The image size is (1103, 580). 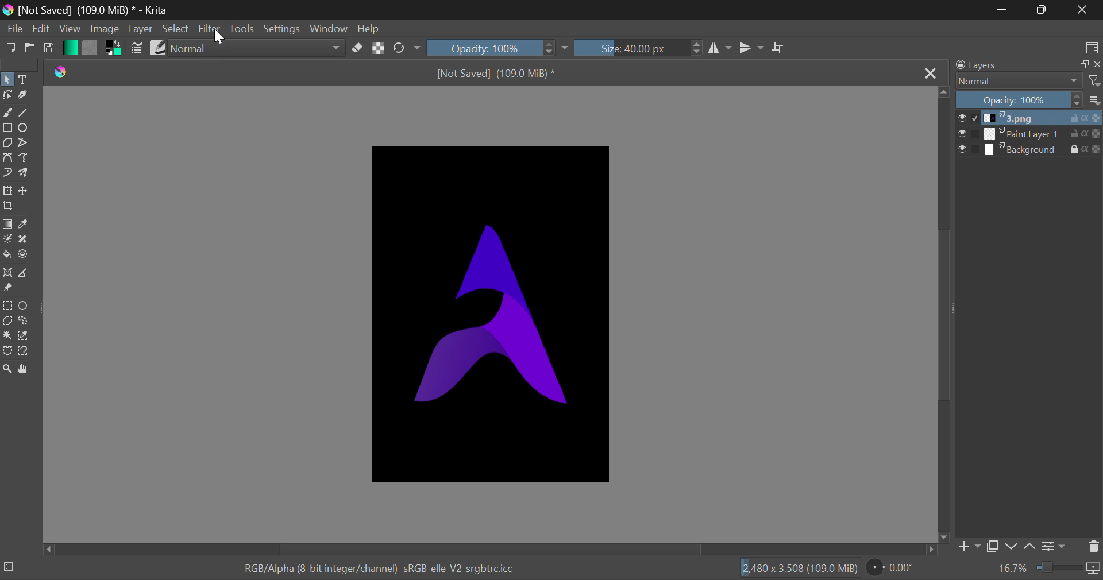 I want to click on Move Layer Down, so click(x=1011, y=546).